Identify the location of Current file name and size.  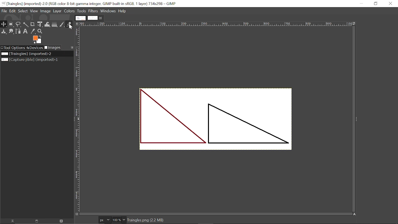
(147, 220).